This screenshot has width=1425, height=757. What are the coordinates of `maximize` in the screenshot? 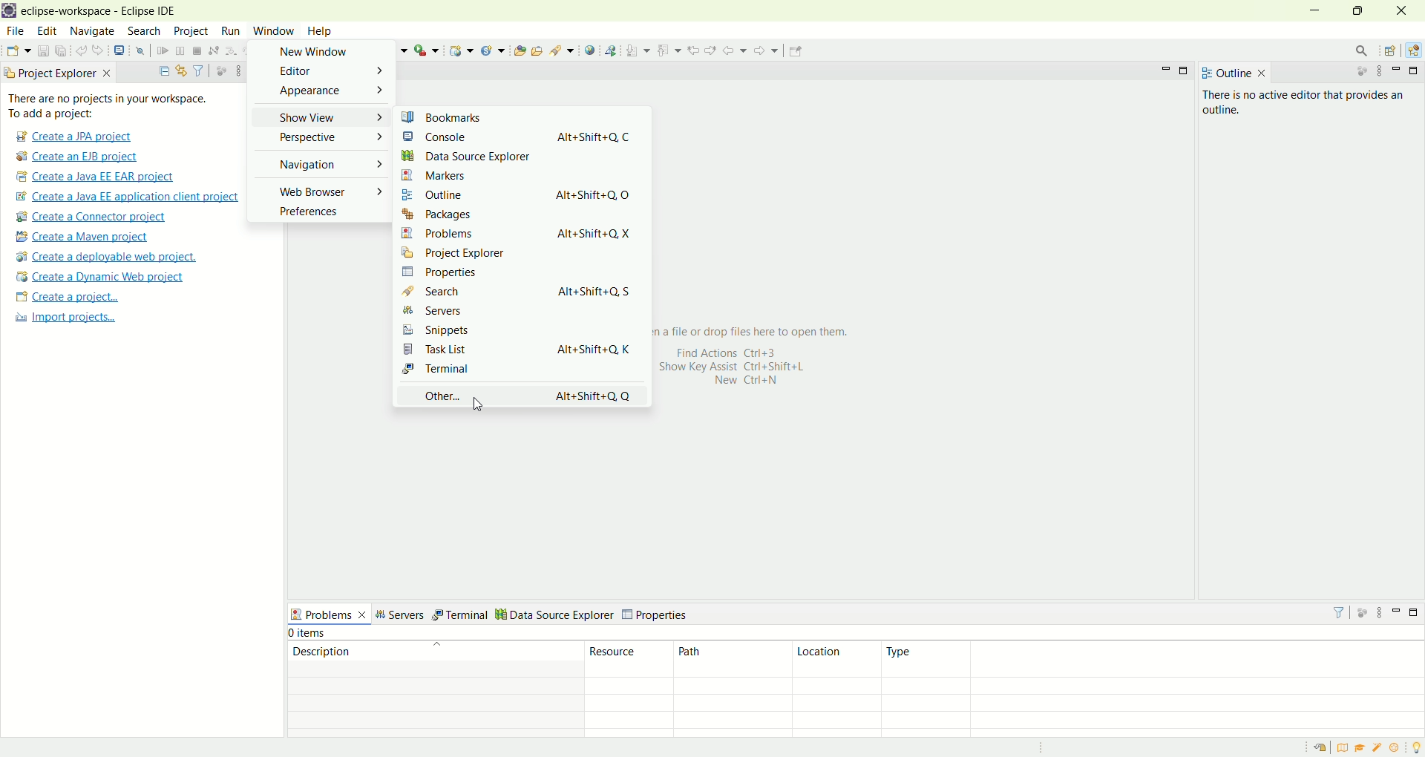 It's located at (1414, 614).